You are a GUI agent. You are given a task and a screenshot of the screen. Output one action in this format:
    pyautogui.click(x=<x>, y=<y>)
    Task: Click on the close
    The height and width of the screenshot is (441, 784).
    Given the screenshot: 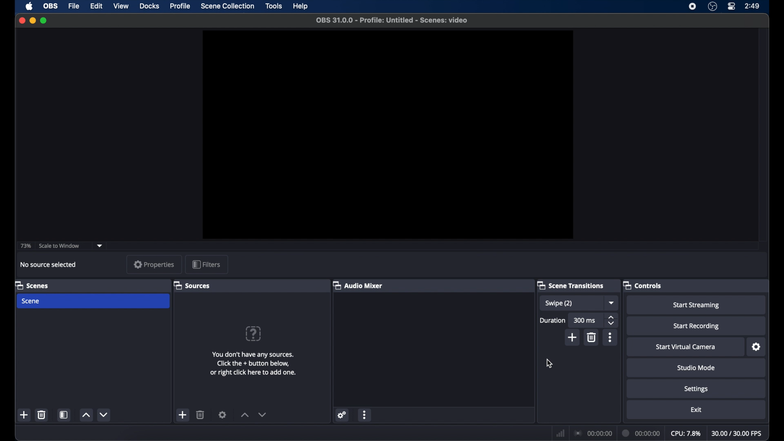 What is the action you would take?
    pyautogui.click(x=22, y=20)
    